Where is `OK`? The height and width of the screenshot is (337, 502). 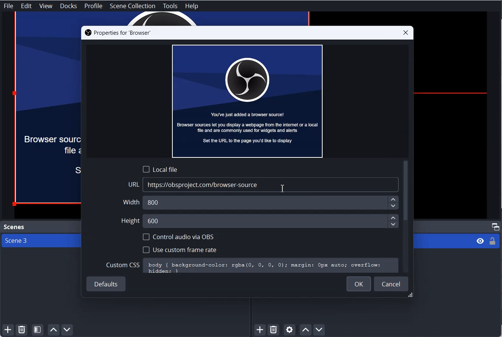 OK is located at coordinates (359, 284).